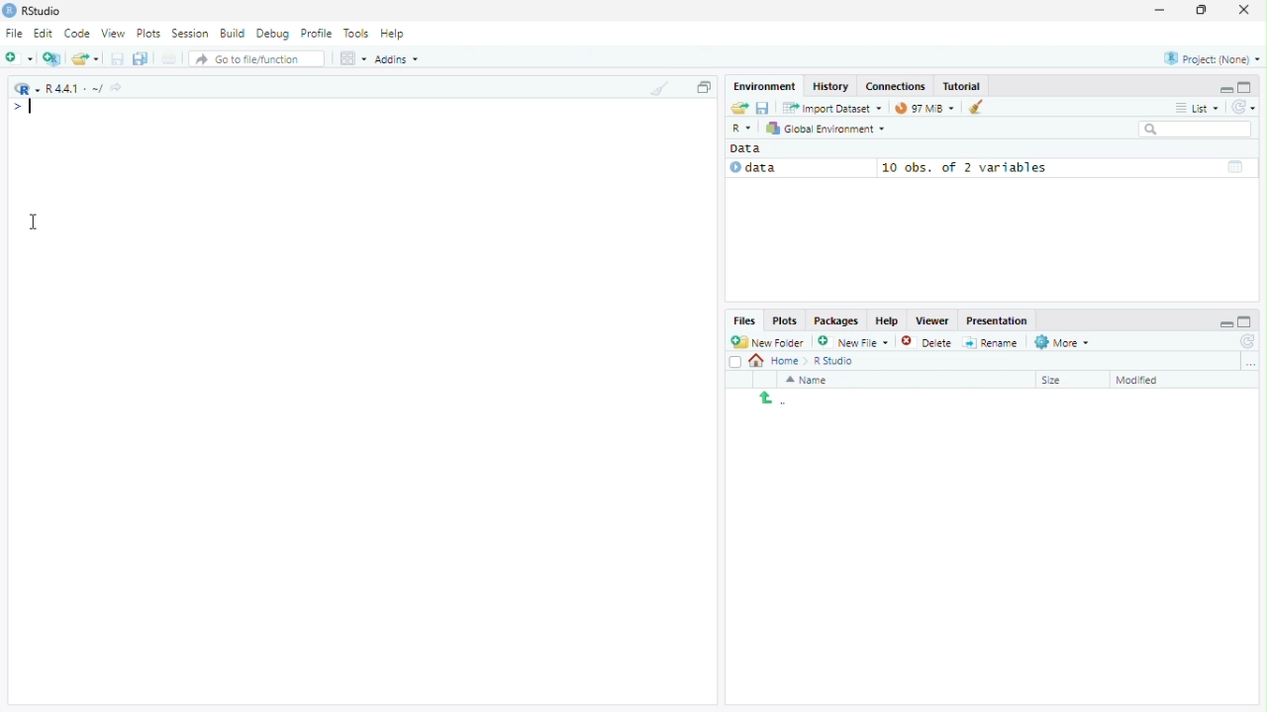  I want to click on Sort by name, so click(813, 380).